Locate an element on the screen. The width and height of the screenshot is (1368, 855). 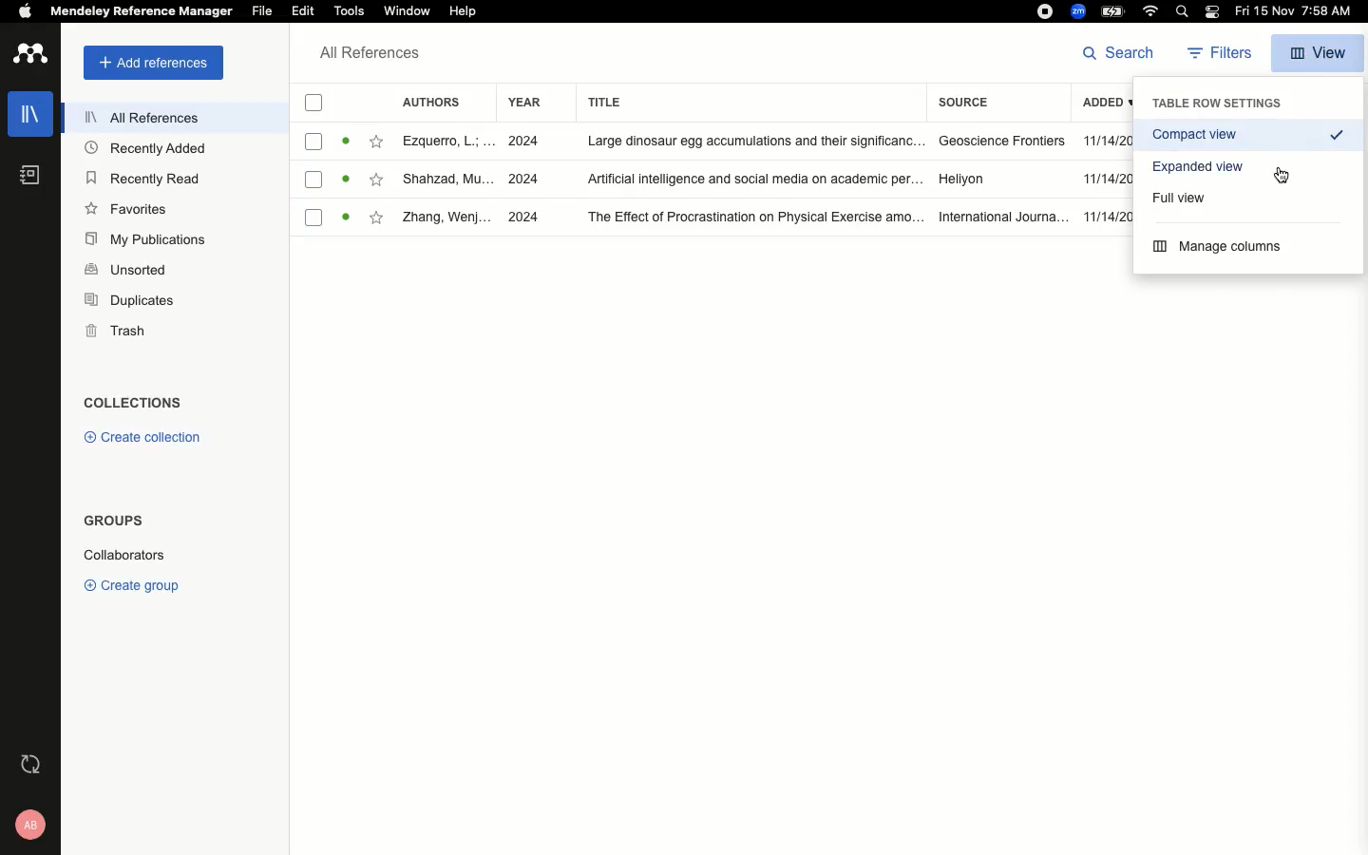
Grid view is located at coordinates (1202, 163).